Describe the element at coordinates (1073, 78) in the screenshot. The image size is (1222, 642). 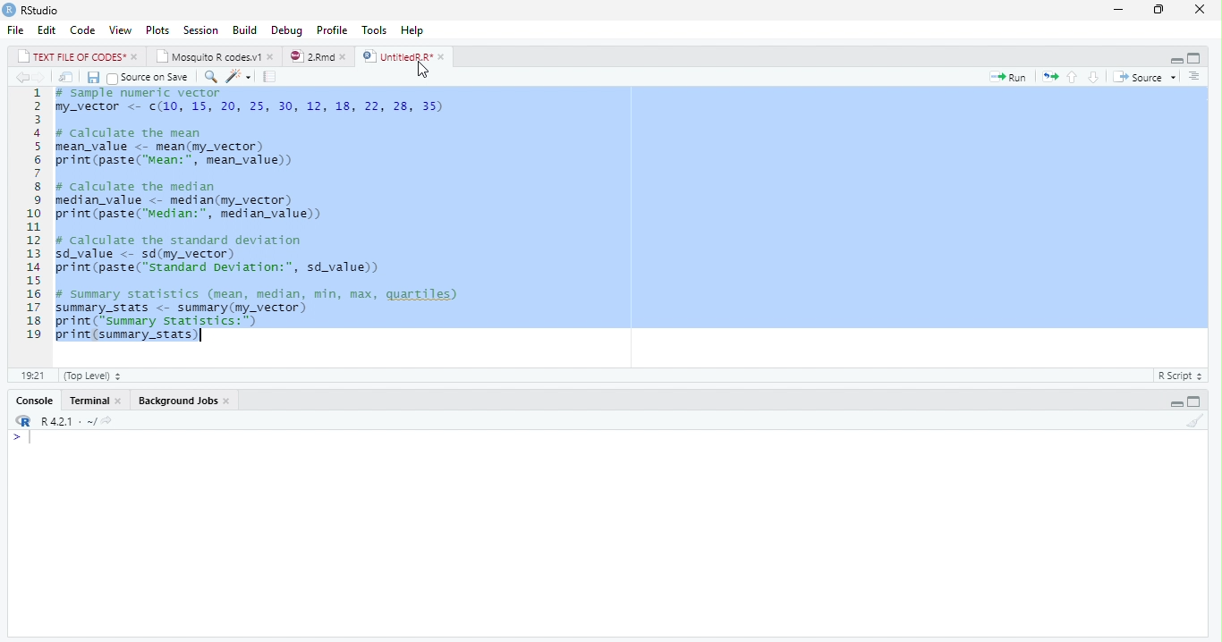
I see `previous section` at that location.